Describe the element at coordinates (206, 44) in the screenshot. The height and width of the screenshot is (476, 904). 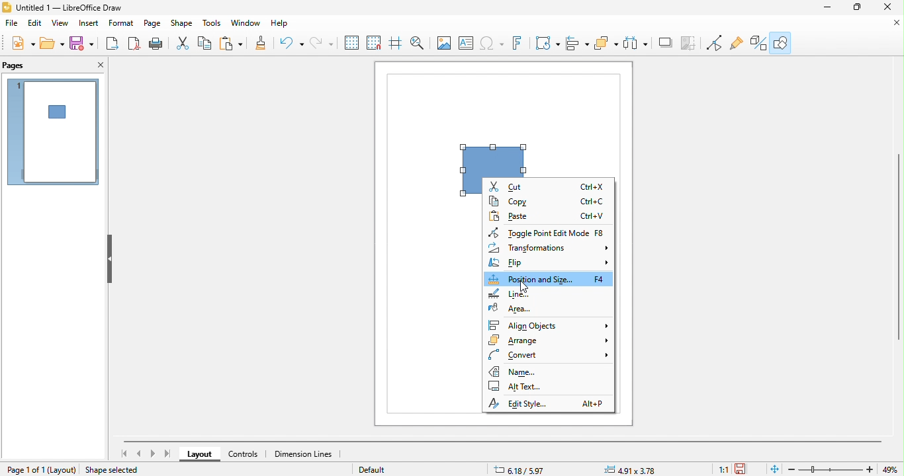
I see `copy` at that location.